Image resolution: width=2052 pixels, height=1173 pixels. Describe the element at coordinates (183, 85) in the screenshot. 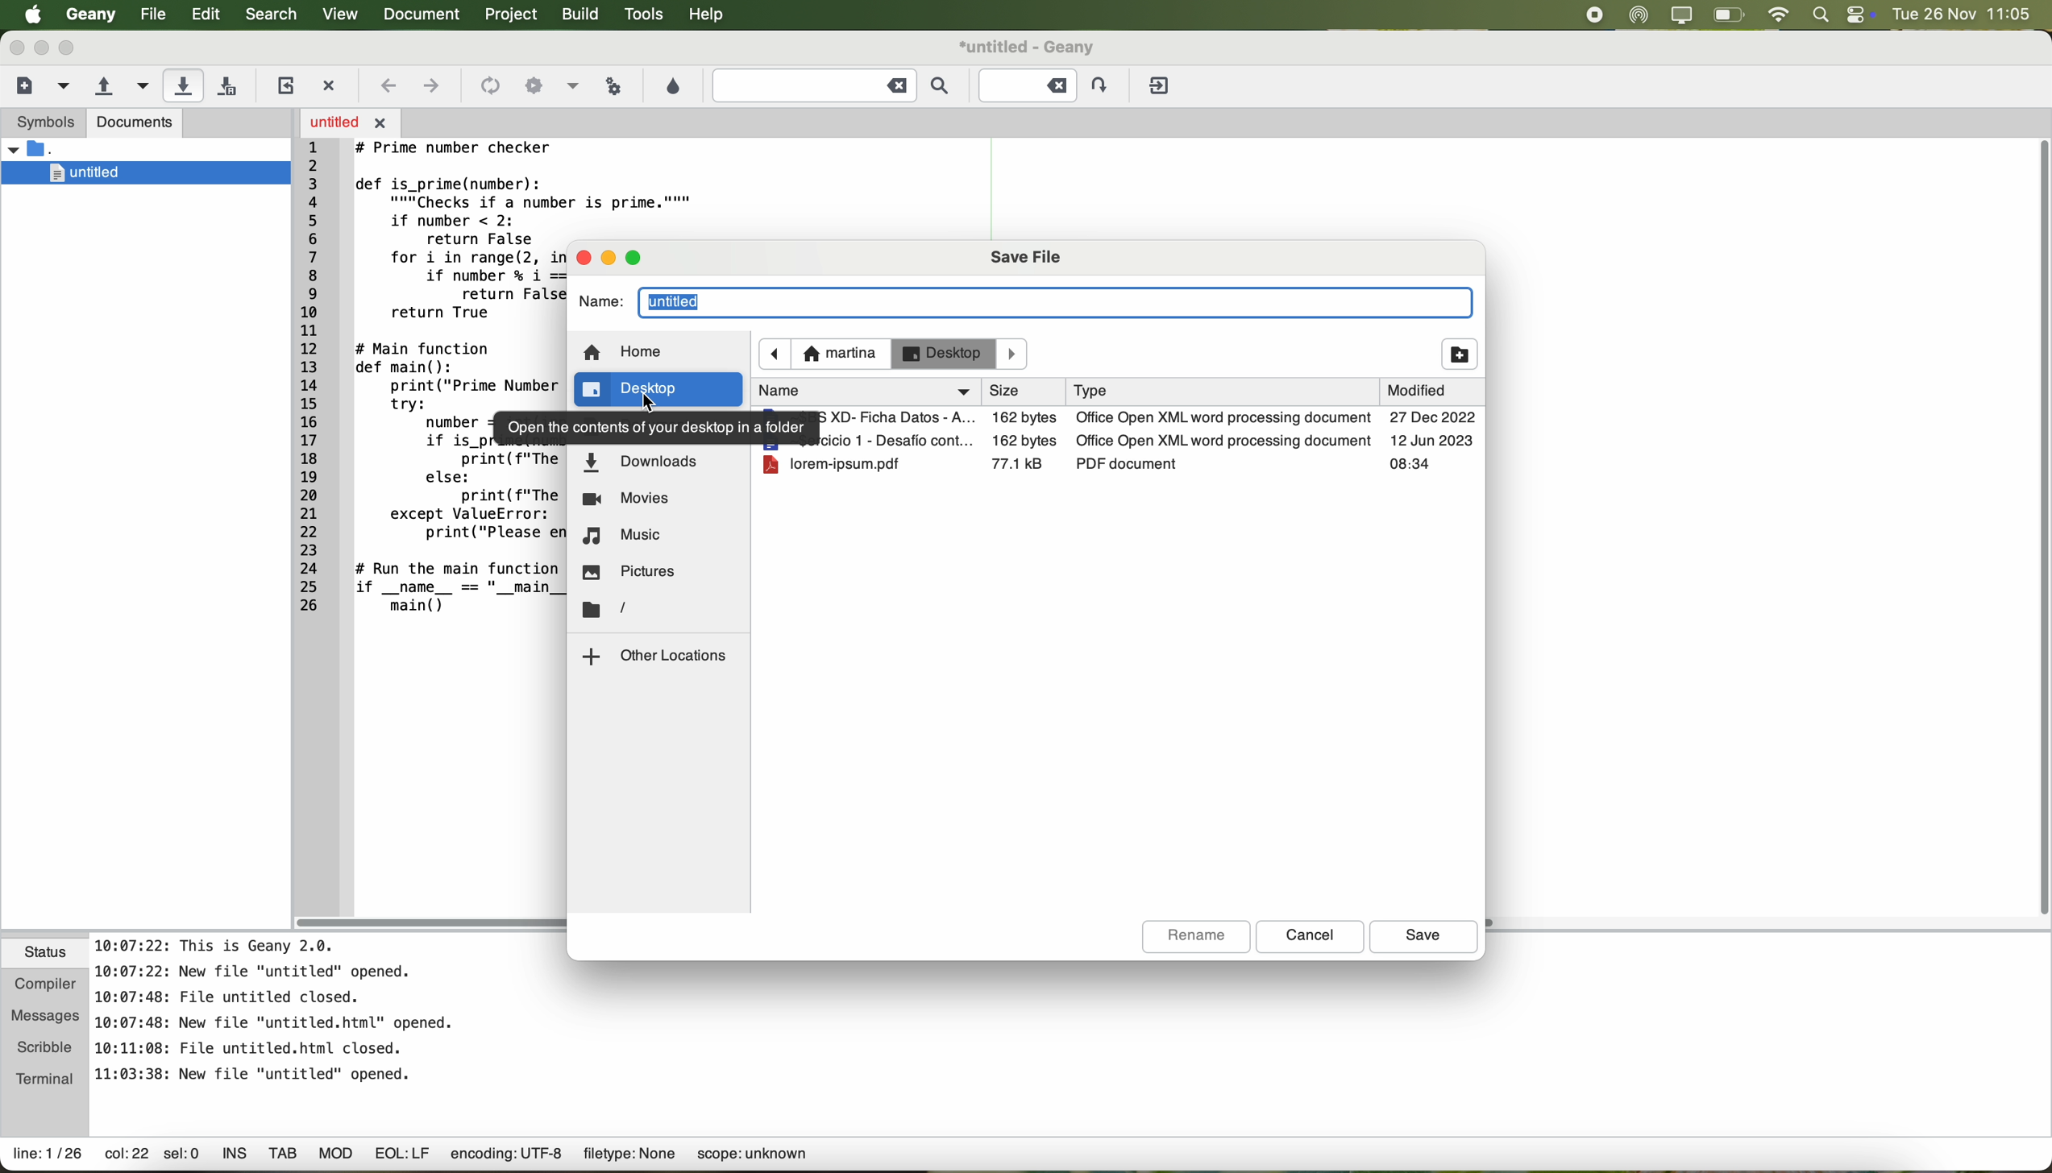

I see `click on save the current file` at that location.